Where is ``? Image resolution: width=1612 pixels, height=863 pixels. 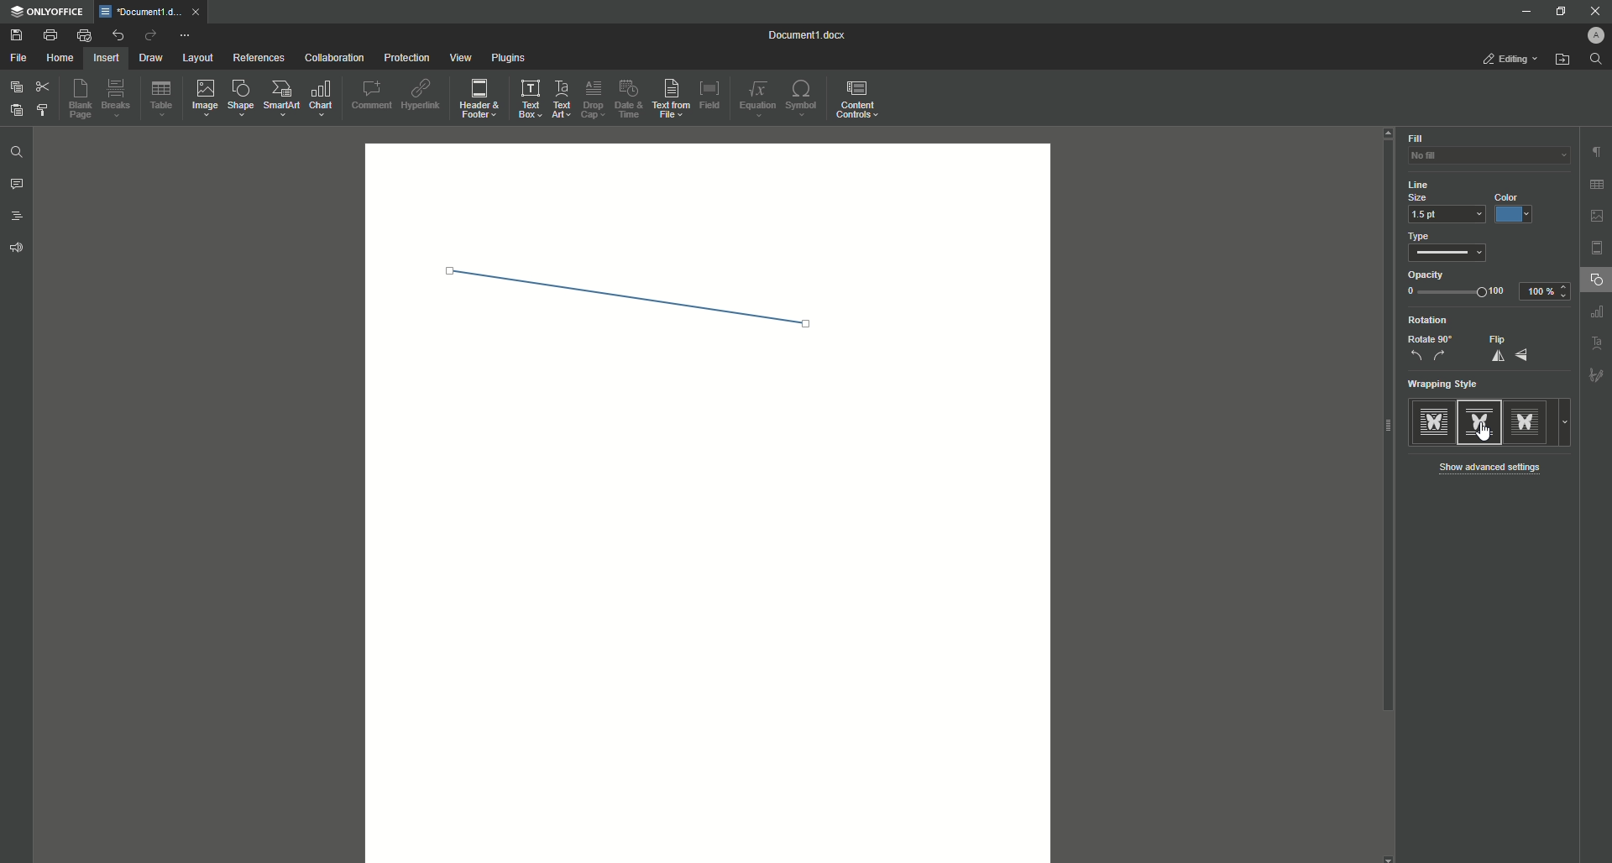
 is located at coordinates (1596, 377).